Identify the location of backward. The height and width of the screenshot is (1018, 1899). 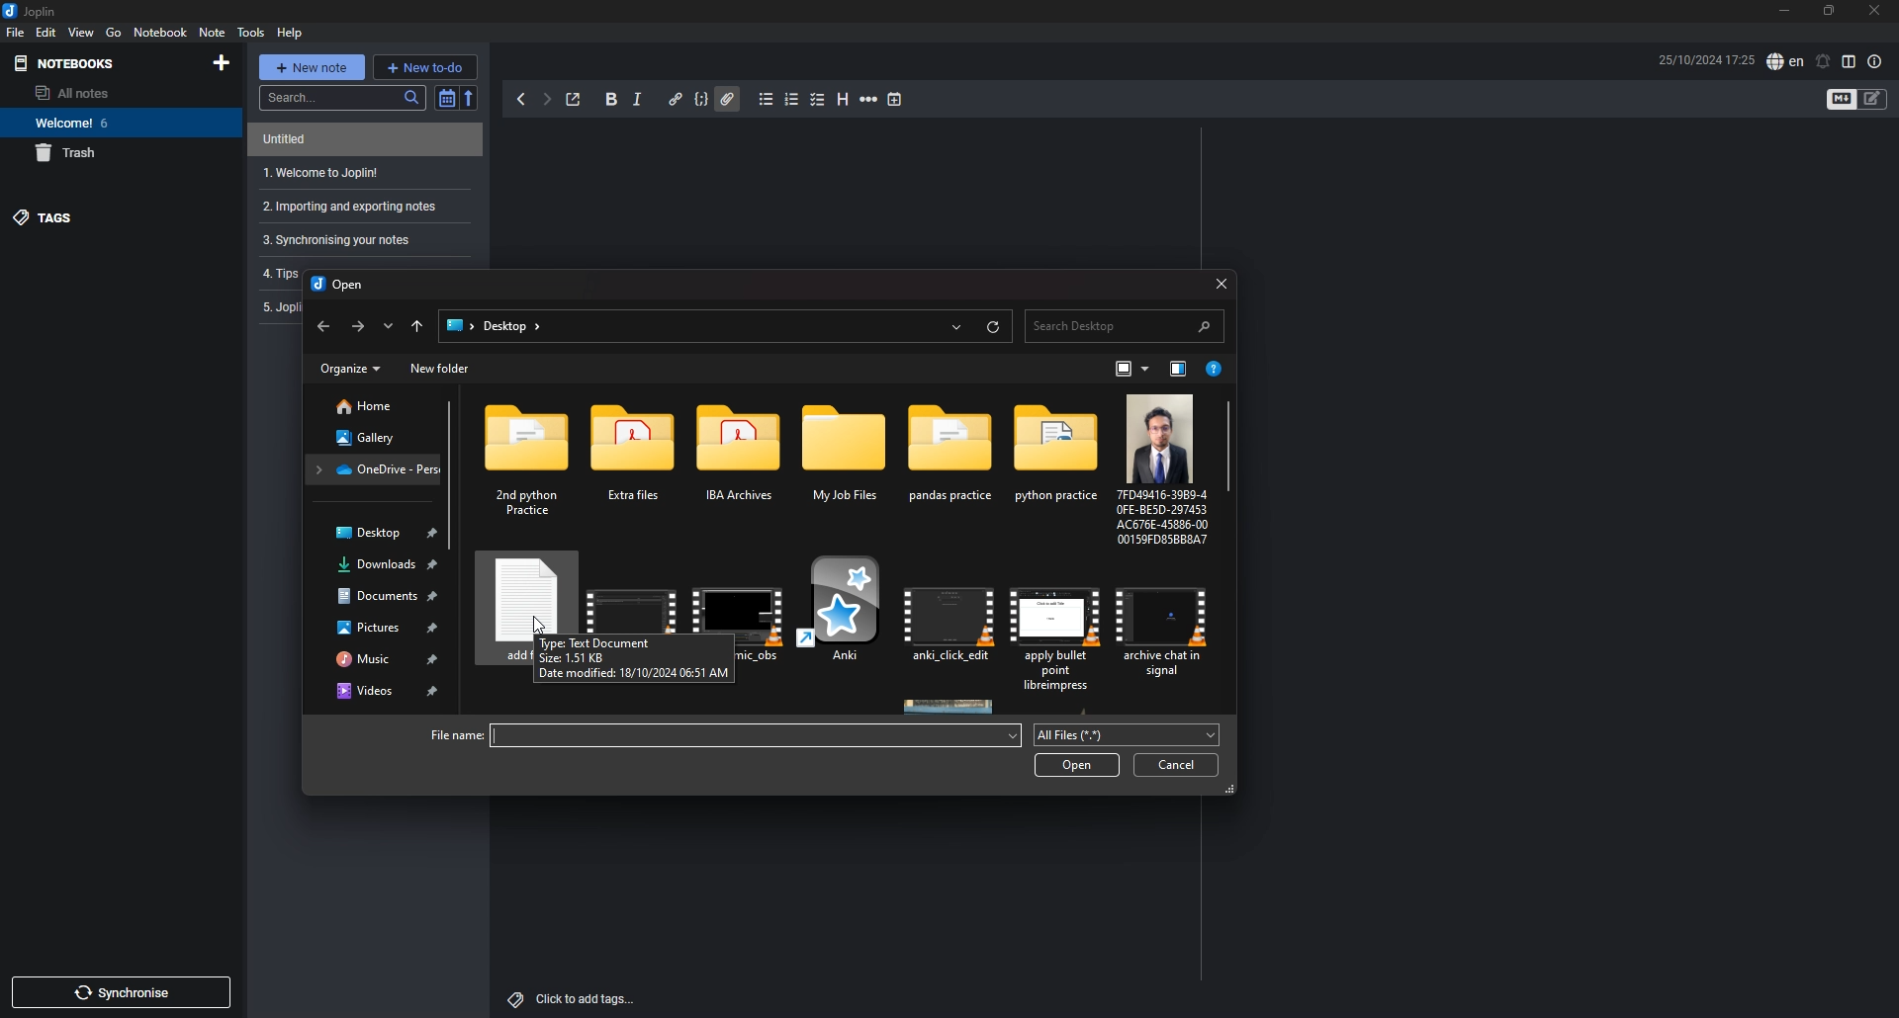
(521, 99).